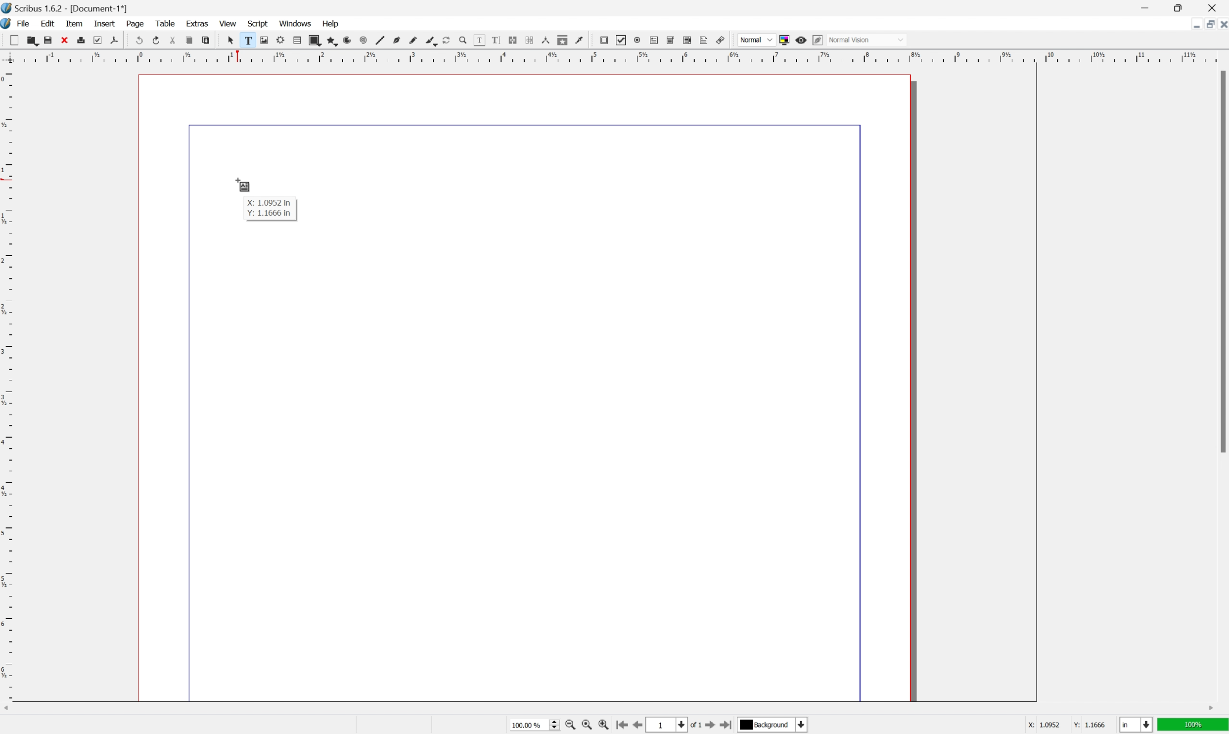 This screenshot has height=734, width=1229. Describe the element at coordinates (431, 42) in the screenshot. I see `bezier curve` at that location.